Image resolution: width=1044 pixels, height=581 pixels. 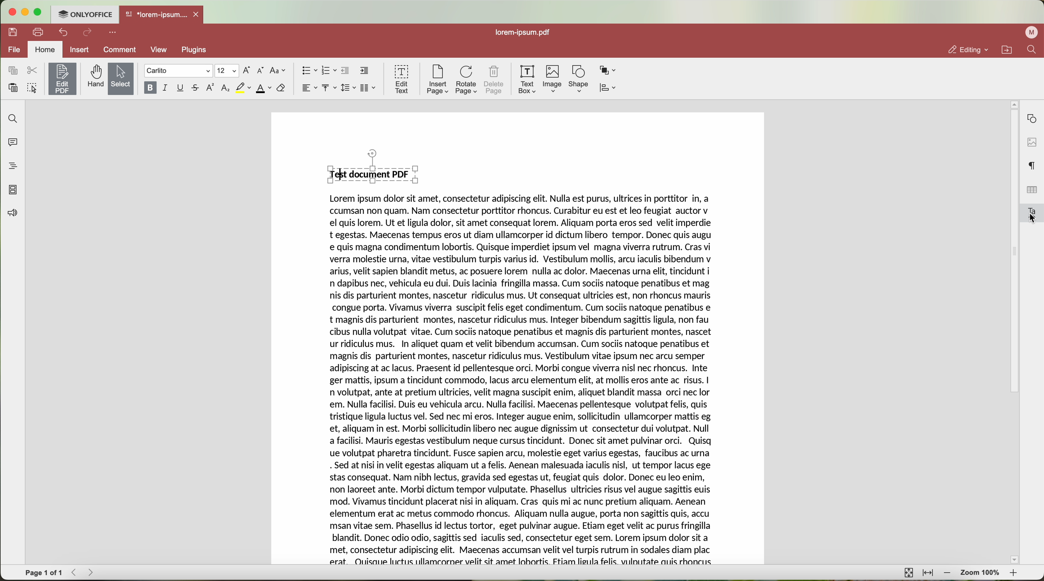 I want to click on paste, so click(x=13, y=87).